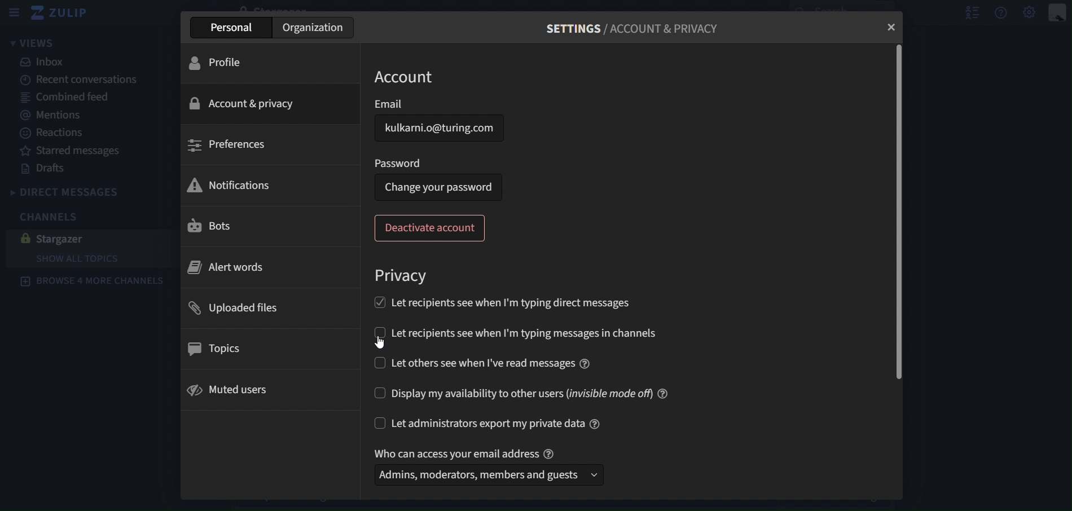  What do you see at coordinates (50, 217) in the screenshot?
I see `channels` at bounding box center [50, 217].